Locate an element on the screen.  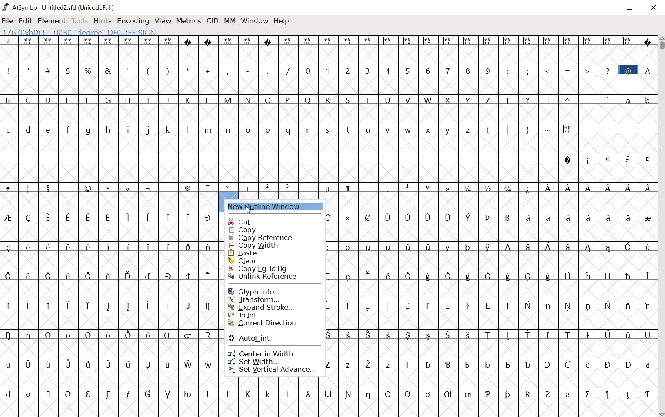
edit is located at coordinates (24, 22).